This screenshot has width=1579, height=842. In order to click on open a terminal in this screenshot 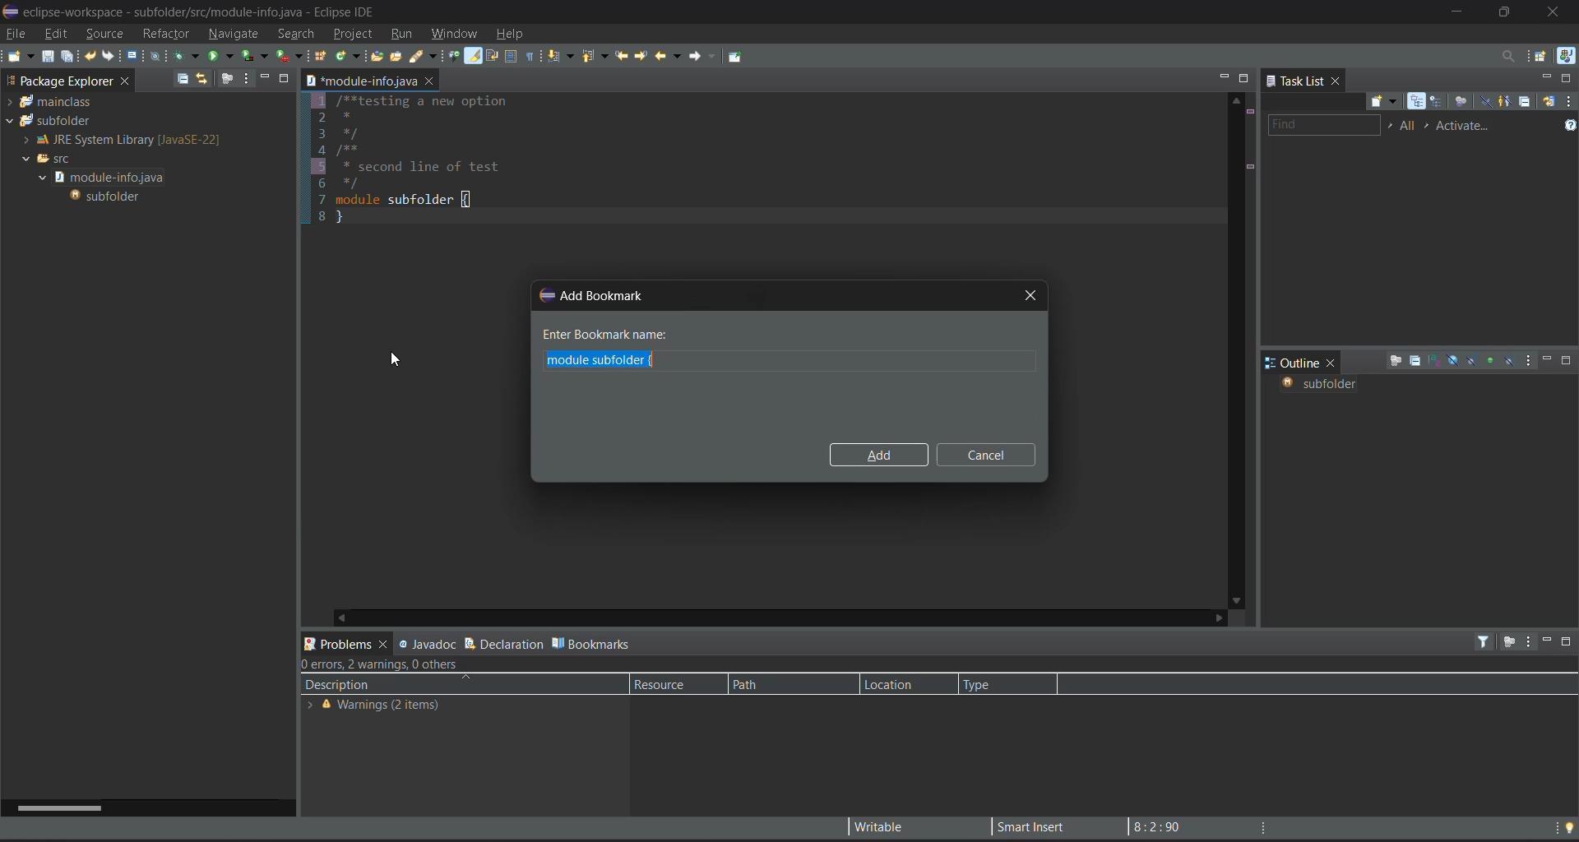, I will do `click(133, 56)`.